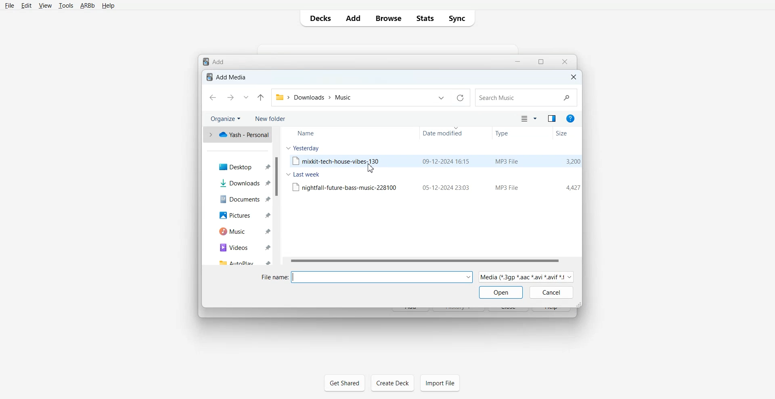  What do you see at coordinates (435, 187) in the screenshot?
I see `File` at bounding box center [435, 187].